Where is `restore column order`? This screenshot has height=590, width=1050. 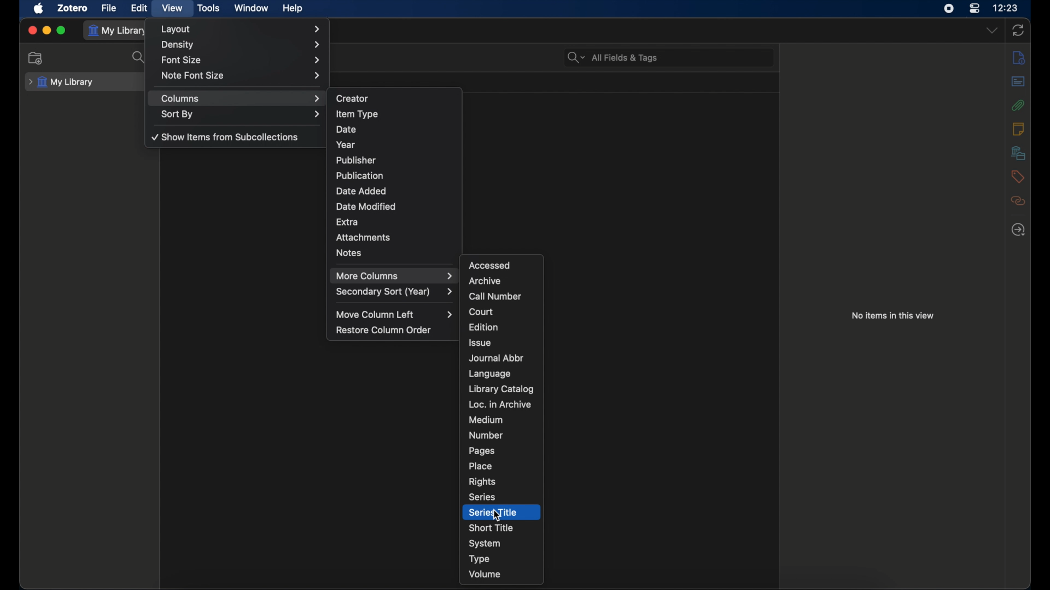 restore column order is located at coordinates (384, 330).